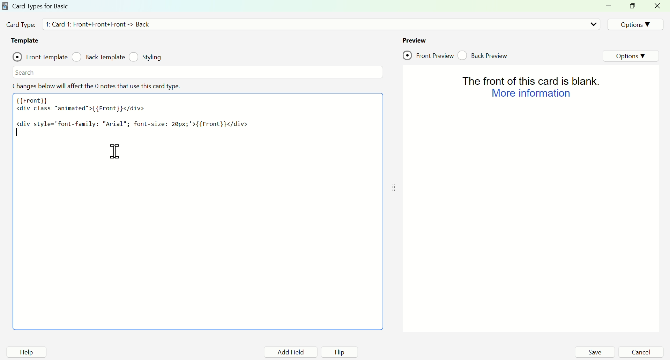 This screenshot has width=670, height=360. What do you see at coordinates (5, 6) in the screenshot?
I see `logo` at bounding box center [5, 6].